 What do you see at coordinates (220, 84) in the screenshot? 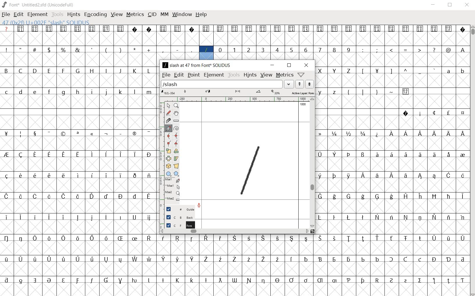
I see `load word list` at bounding box center [220, 84].